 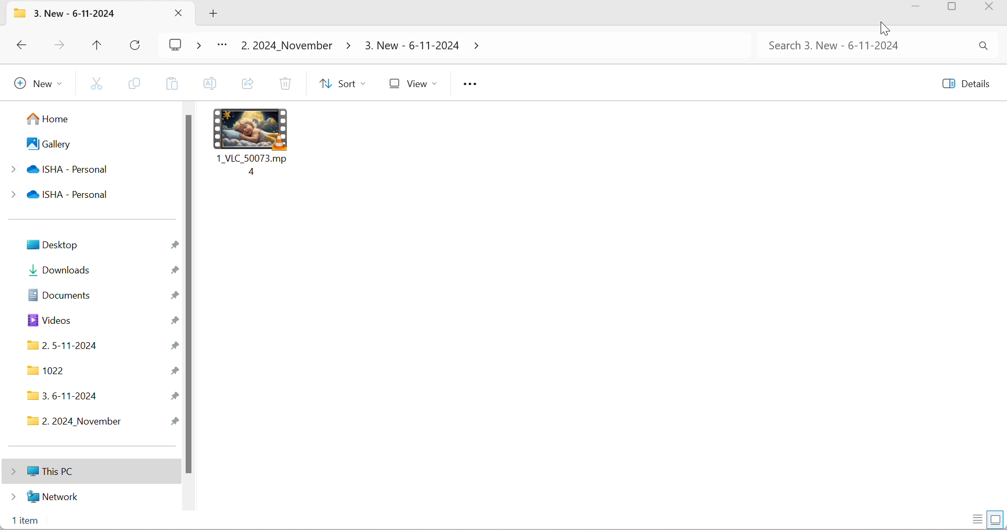 What do you see at coordinates (46, 122) in the screenshot?
I see `Home` at bounding box center [46, 122].